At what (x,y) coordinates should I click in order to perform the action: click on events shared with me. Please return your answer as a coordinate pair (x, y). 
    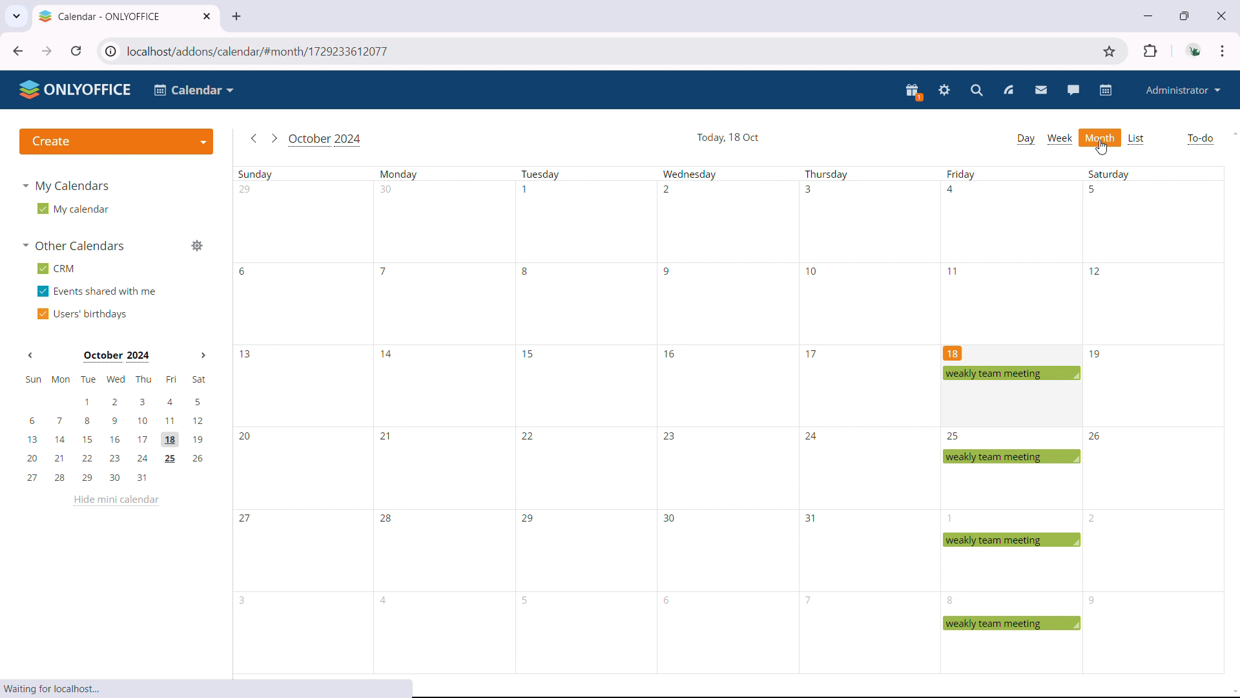
    Looking at the image, I should click on (96, 291).